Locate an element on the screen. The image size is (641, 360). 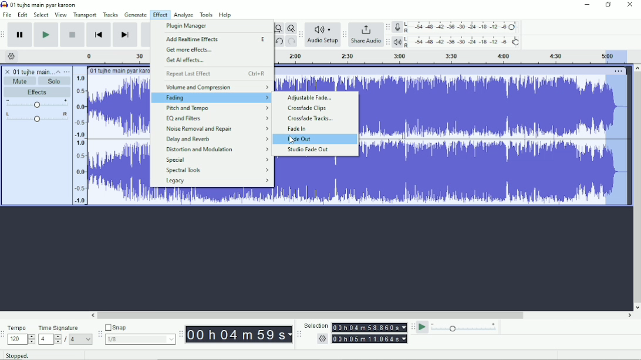
Help is located at coordinates (226, 15).